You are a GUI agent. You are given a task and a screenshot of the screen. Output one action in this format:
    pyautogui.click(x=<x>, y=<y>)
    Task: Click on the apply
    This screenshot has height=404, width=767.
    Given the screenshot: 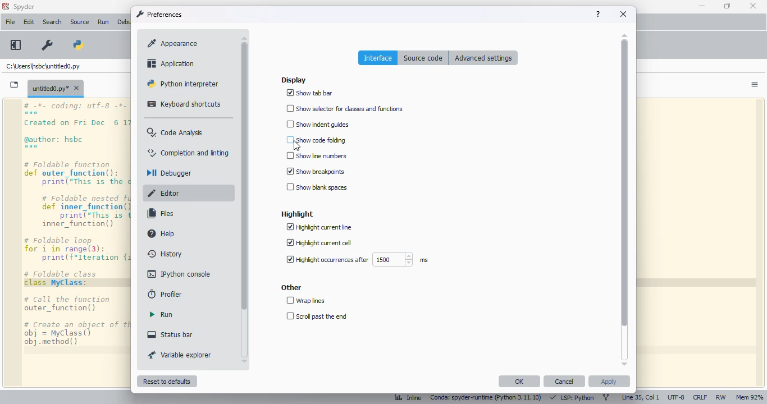 What is the action you would take?
    pyautogui.click(x=609, y=381)
    